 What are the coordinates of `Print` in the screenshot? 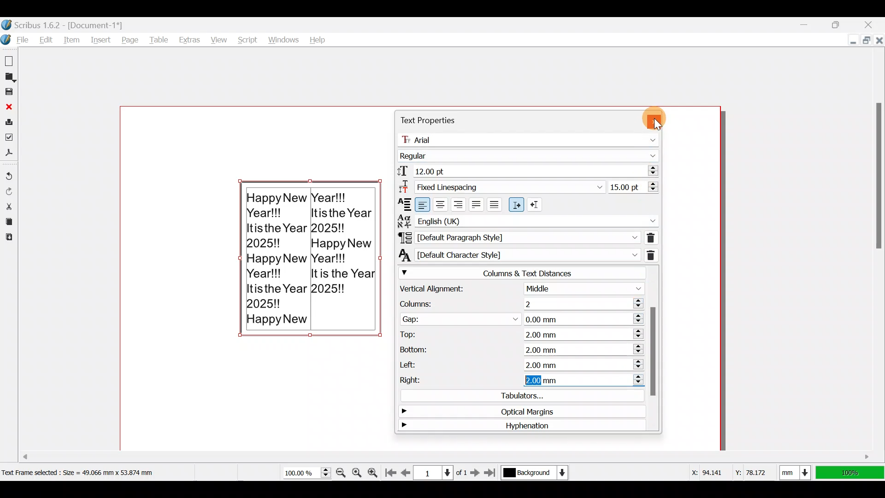 It's located at (9, 122).